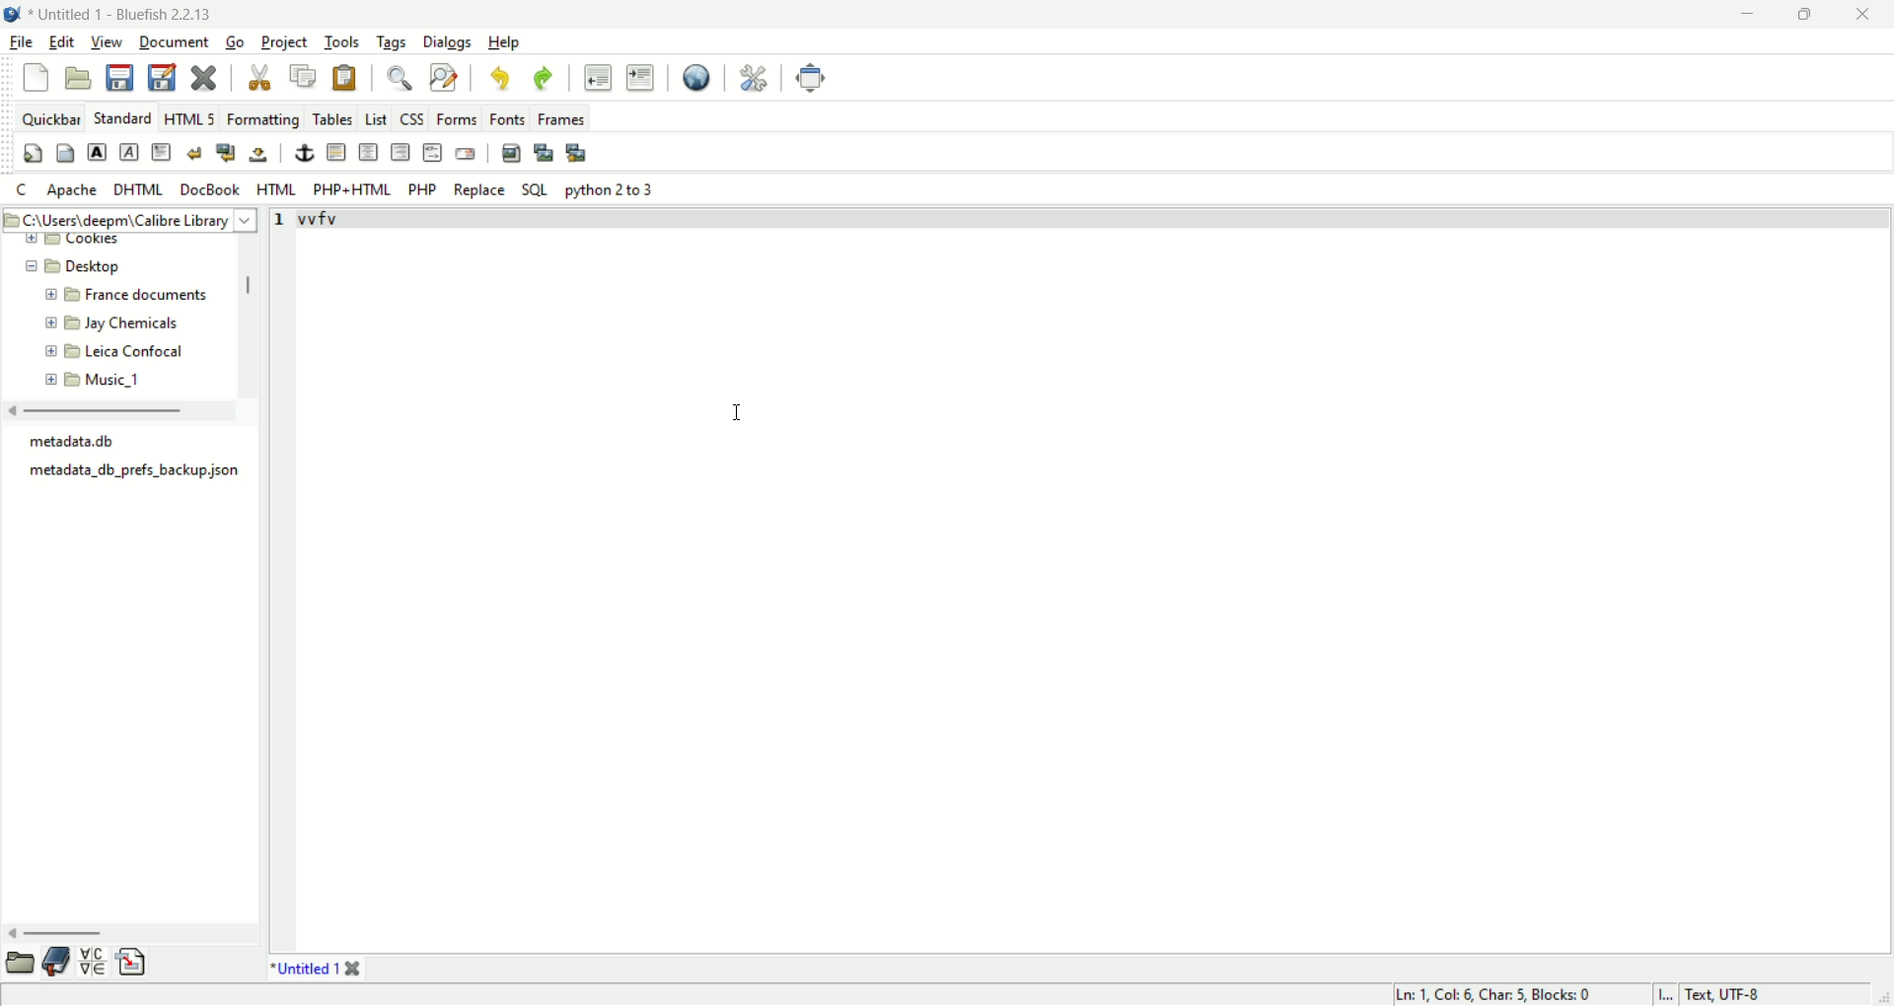 The image size is (1894, 1006). What do you see at coordinates (598, 76) in the screenshot?
I see `unindent` at bounding box center [598, 76].